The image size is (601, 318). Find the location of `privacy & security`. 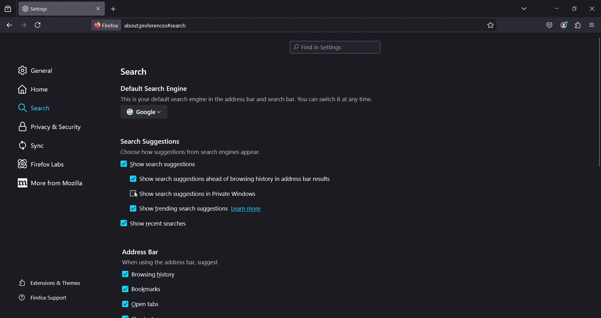

privacy & security is located at coordinates (48, 128).